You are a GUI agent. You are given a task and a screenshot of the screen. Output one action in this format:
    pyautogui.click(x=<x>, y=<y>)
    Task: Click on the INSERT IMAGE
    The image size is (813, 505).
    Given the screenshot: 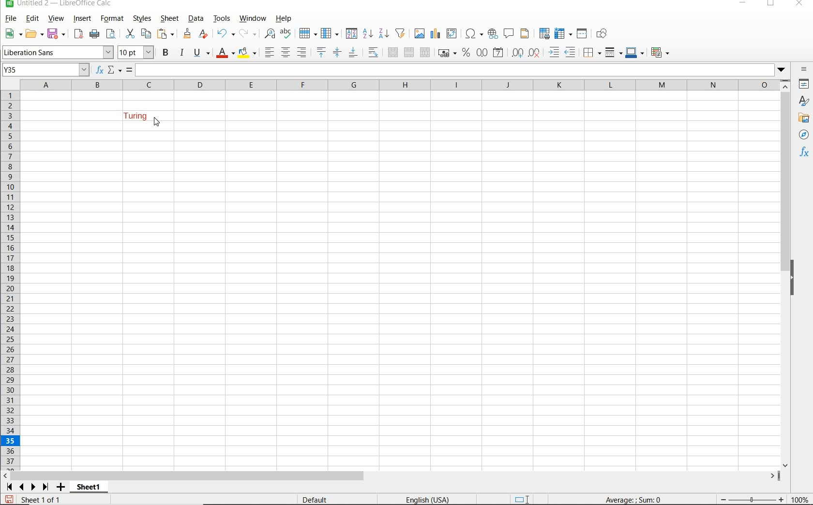 What is the action you would take?
    pyautogui.click(x=420, y=33)
    